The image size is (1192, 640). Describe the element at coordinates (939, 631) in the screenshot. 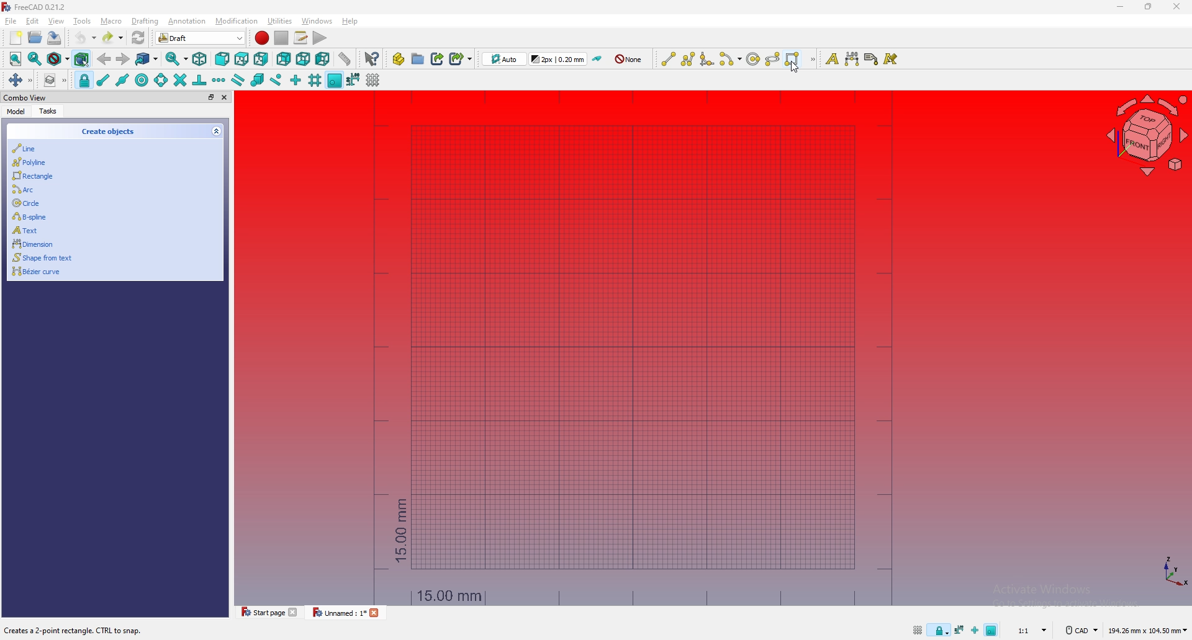

I see `snap lock` at that location.